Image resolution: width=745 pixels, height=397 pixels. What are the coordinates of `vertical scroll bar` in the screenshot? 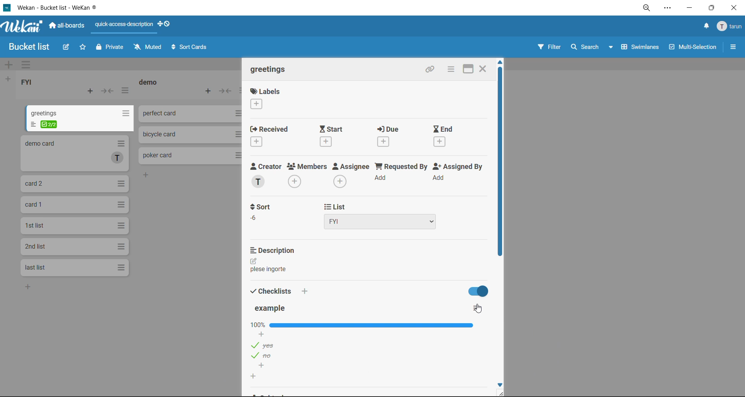 It's located at (502, 161).